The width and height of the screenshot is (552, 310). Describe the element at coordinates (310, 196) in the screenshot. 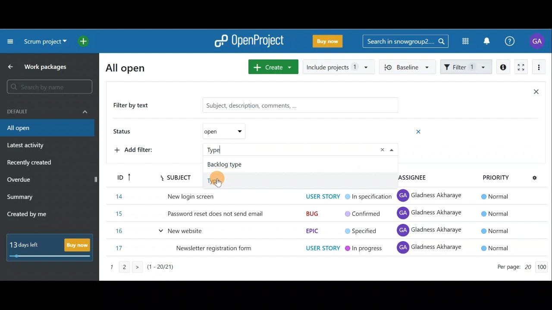

I see `Item 5` at that location.